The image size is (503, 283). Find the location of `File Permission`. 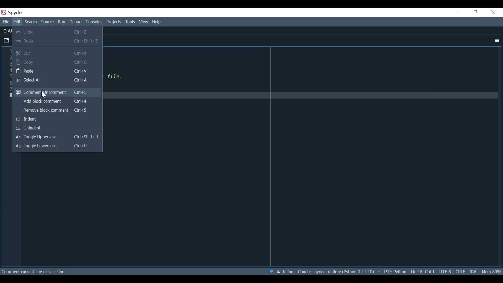

File Permission is located at coordinates (473, 271).